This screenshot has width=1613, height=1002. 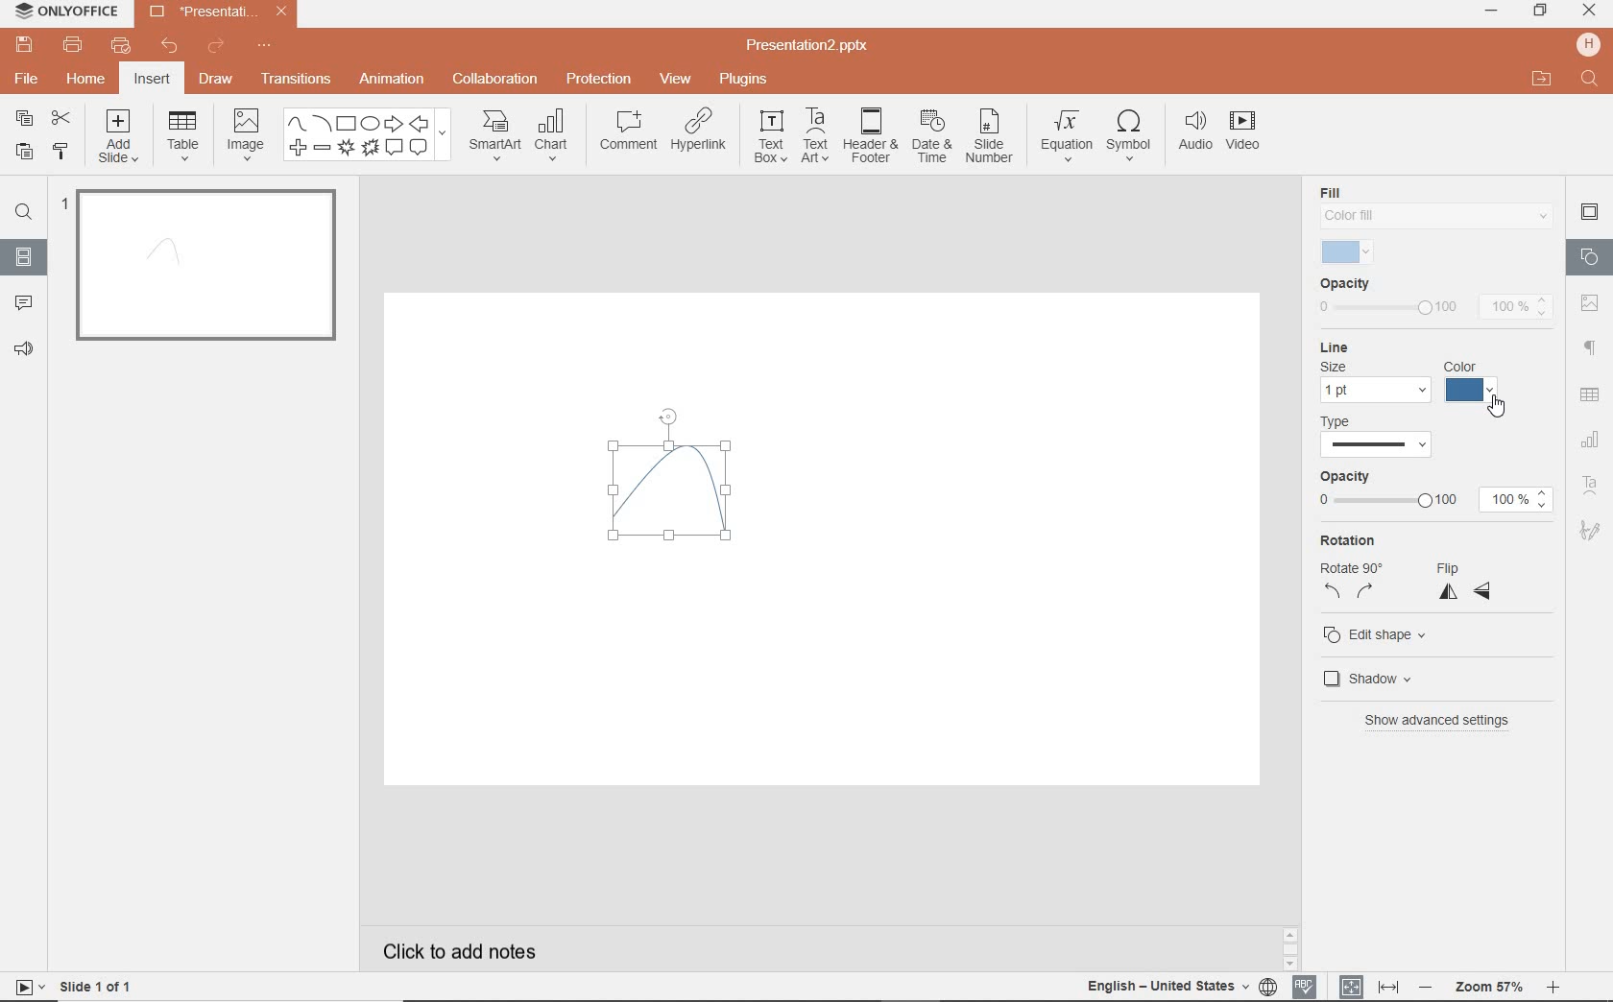 What do you see at coordinates (676, 78) in the screenshot?
I see `VIEW` at bounding box center [676, 78].